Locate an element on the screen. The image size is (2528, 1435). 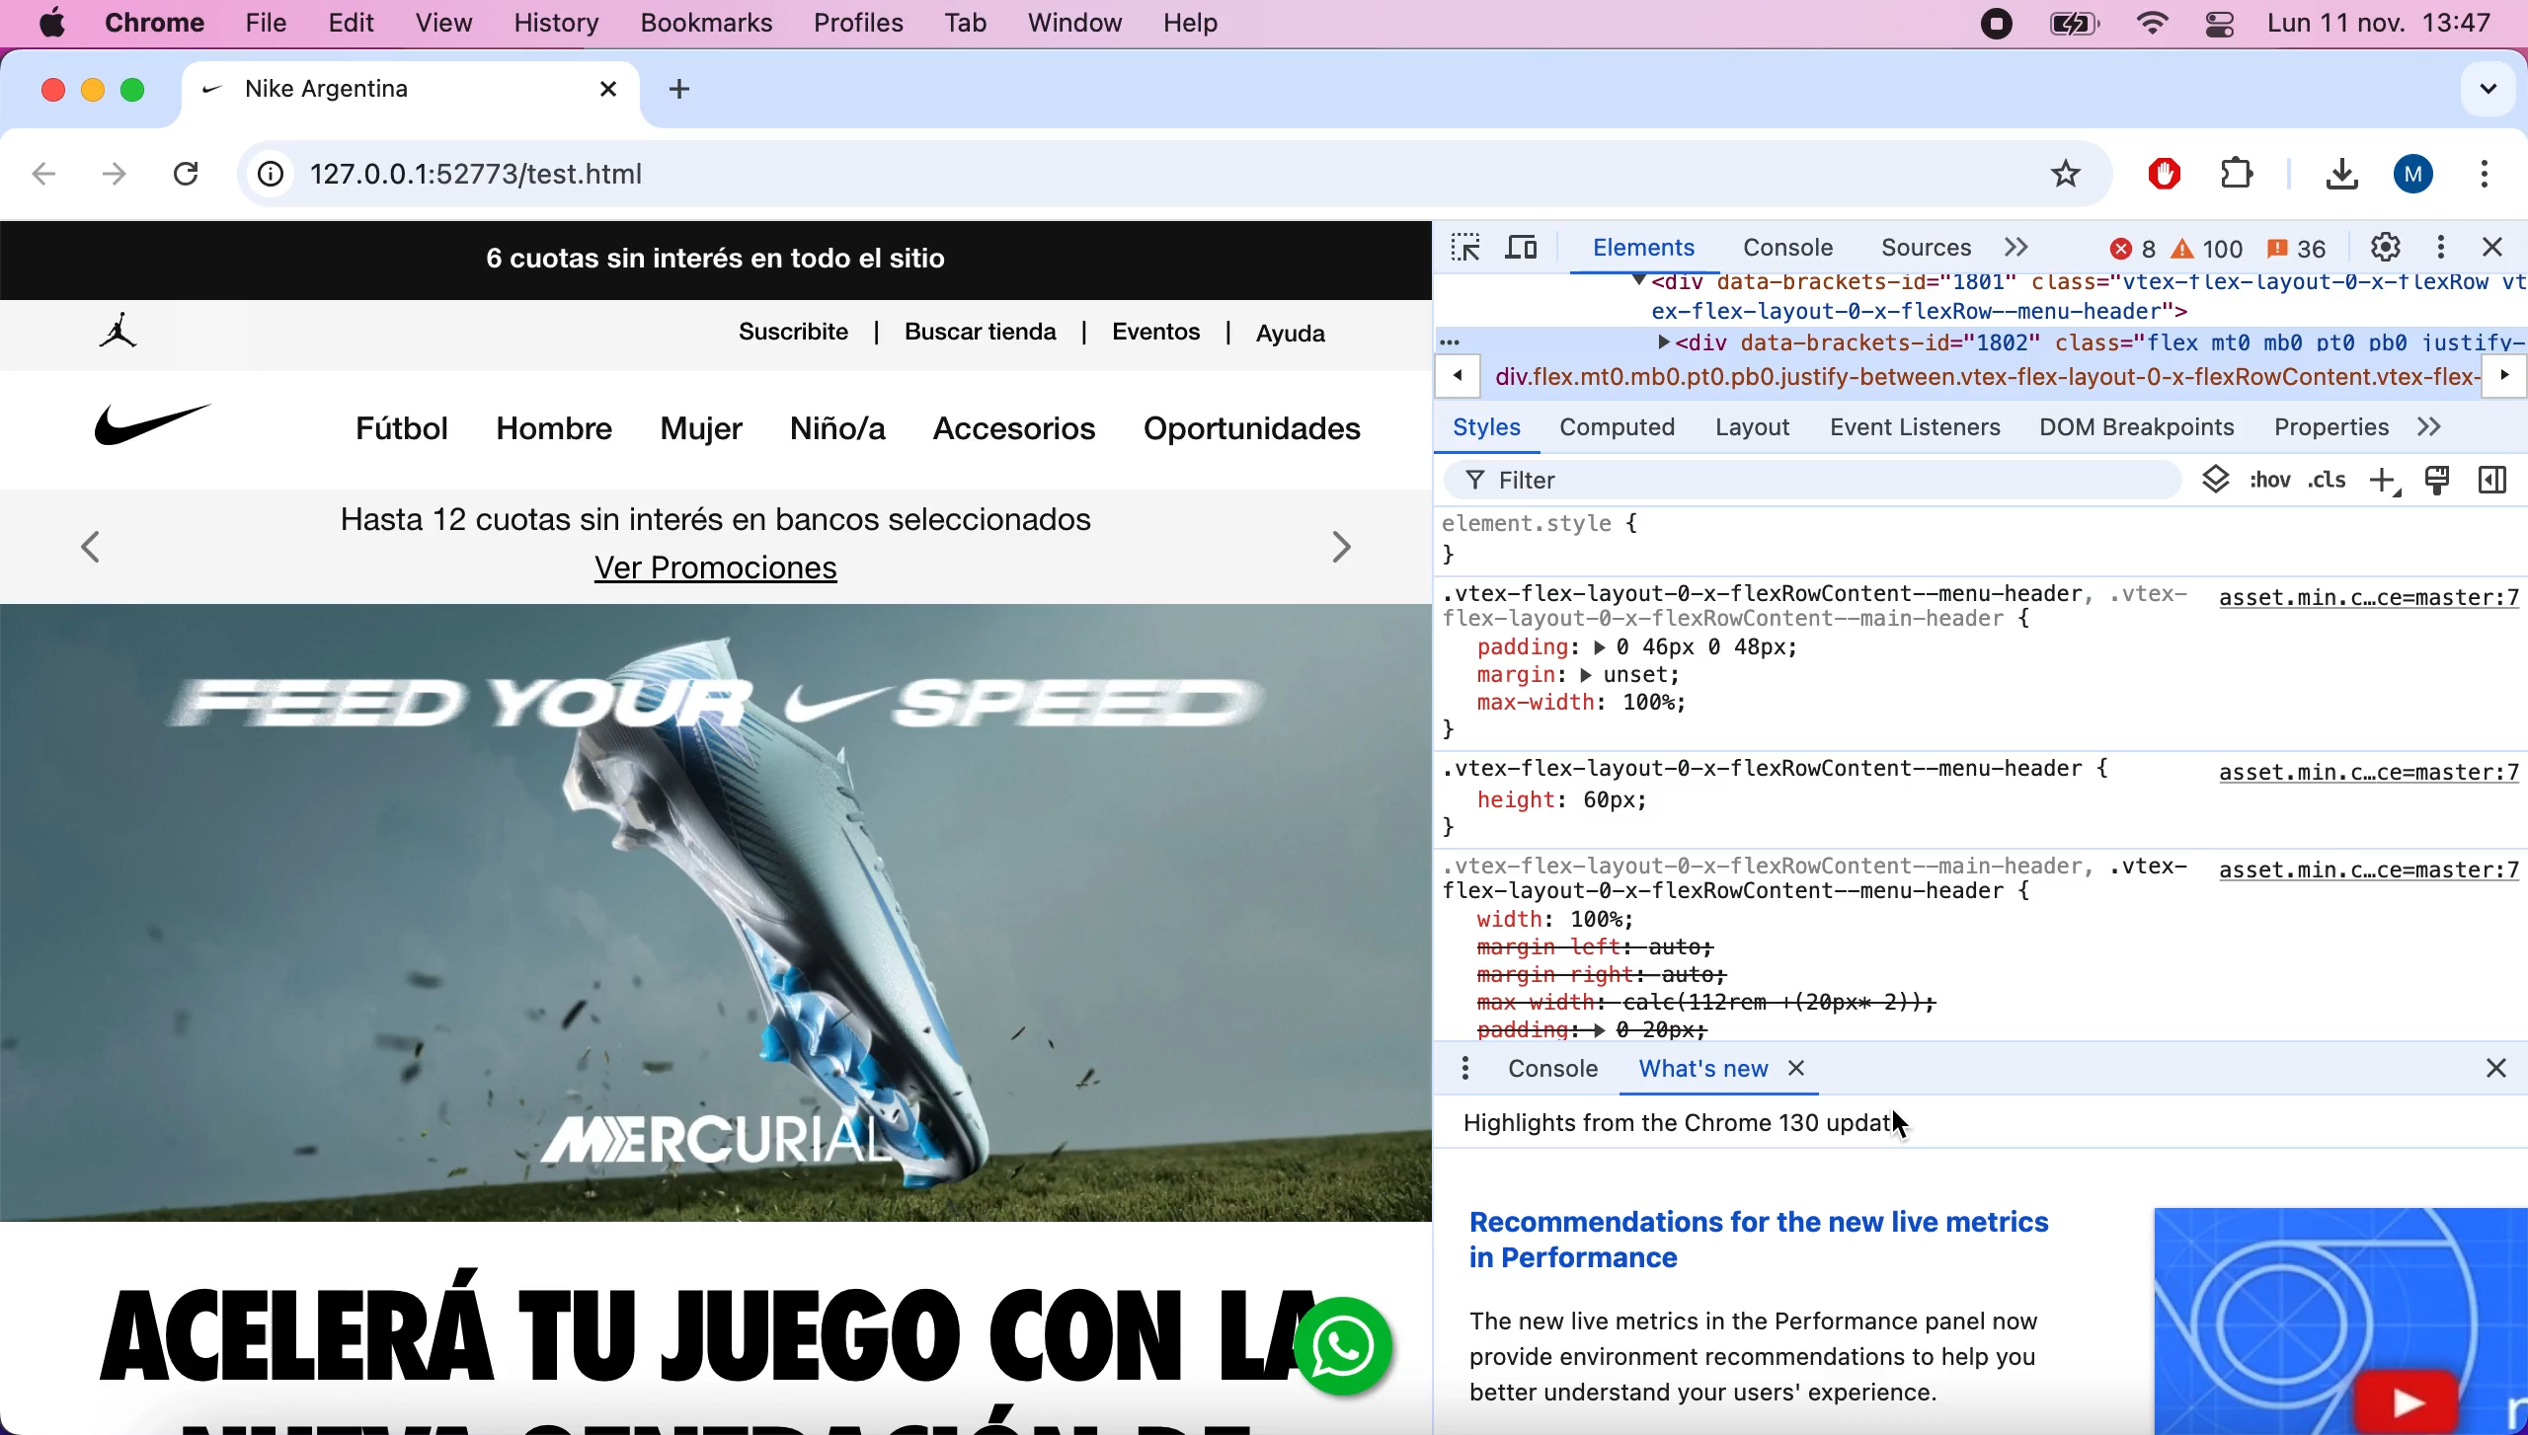
event listeners is located at coordinates (1925, 427).